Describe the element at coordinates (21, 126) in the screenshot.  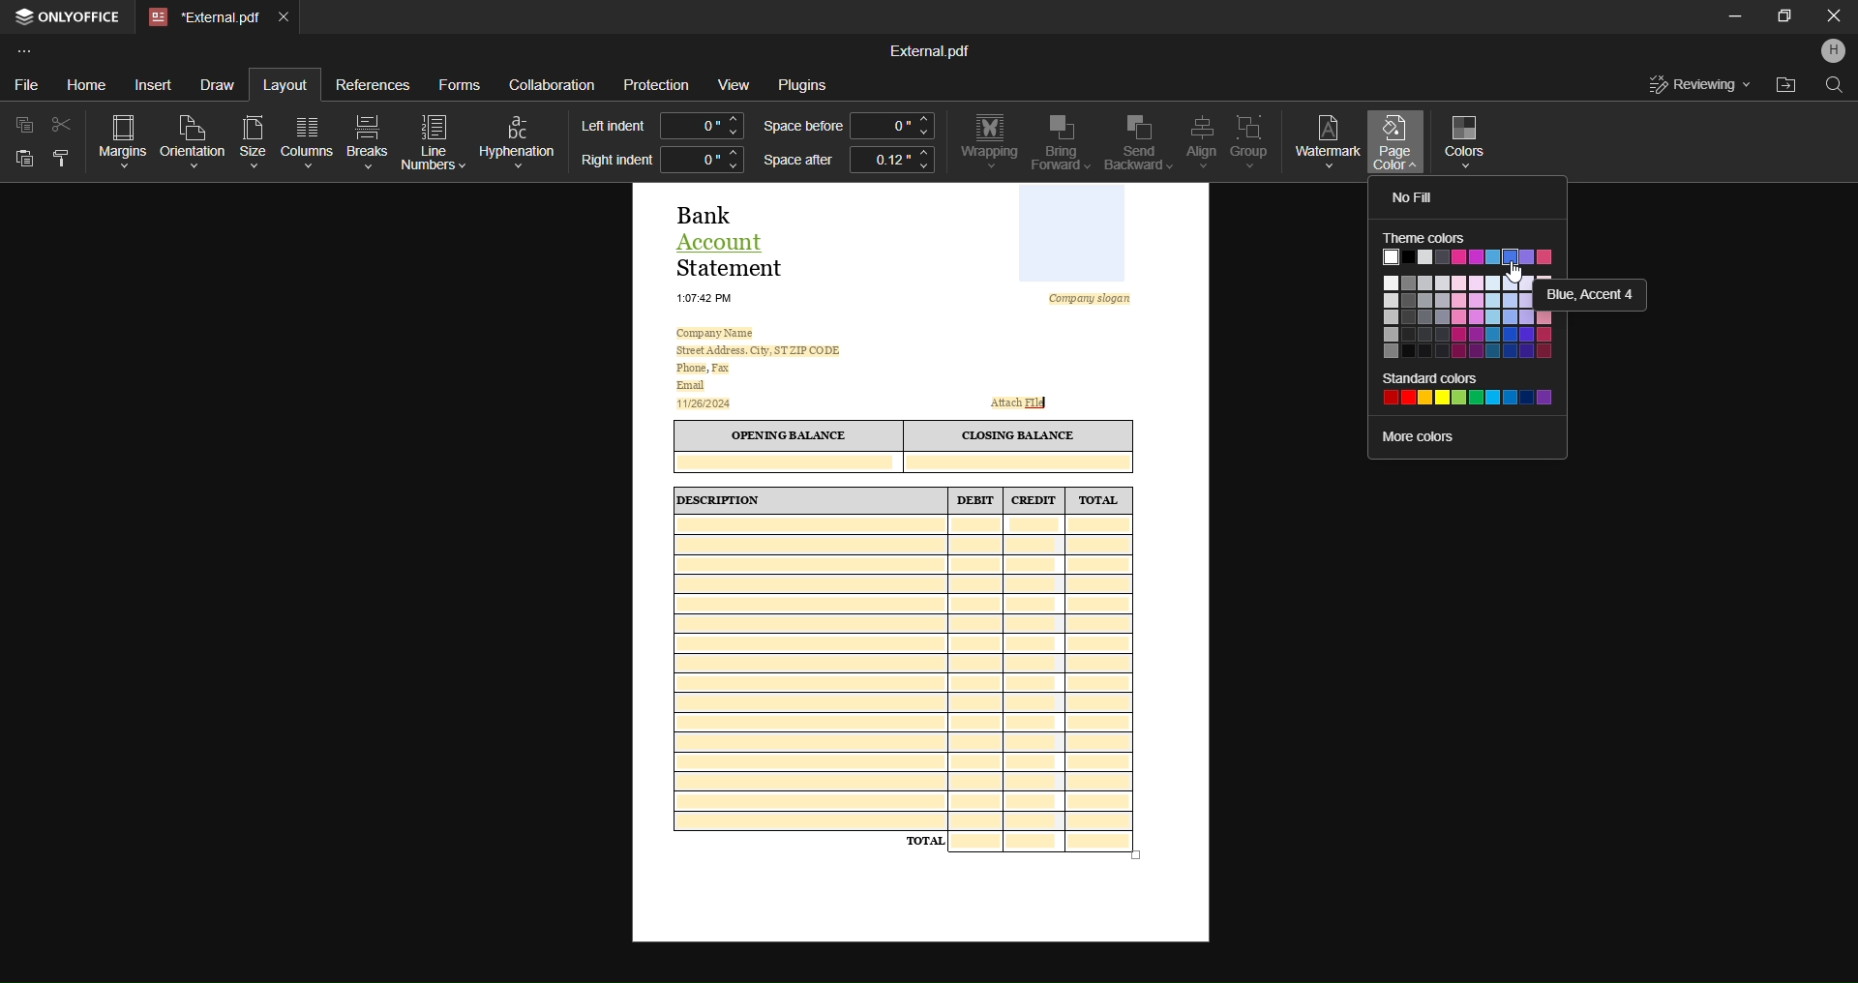
I see `Copy` at that location.